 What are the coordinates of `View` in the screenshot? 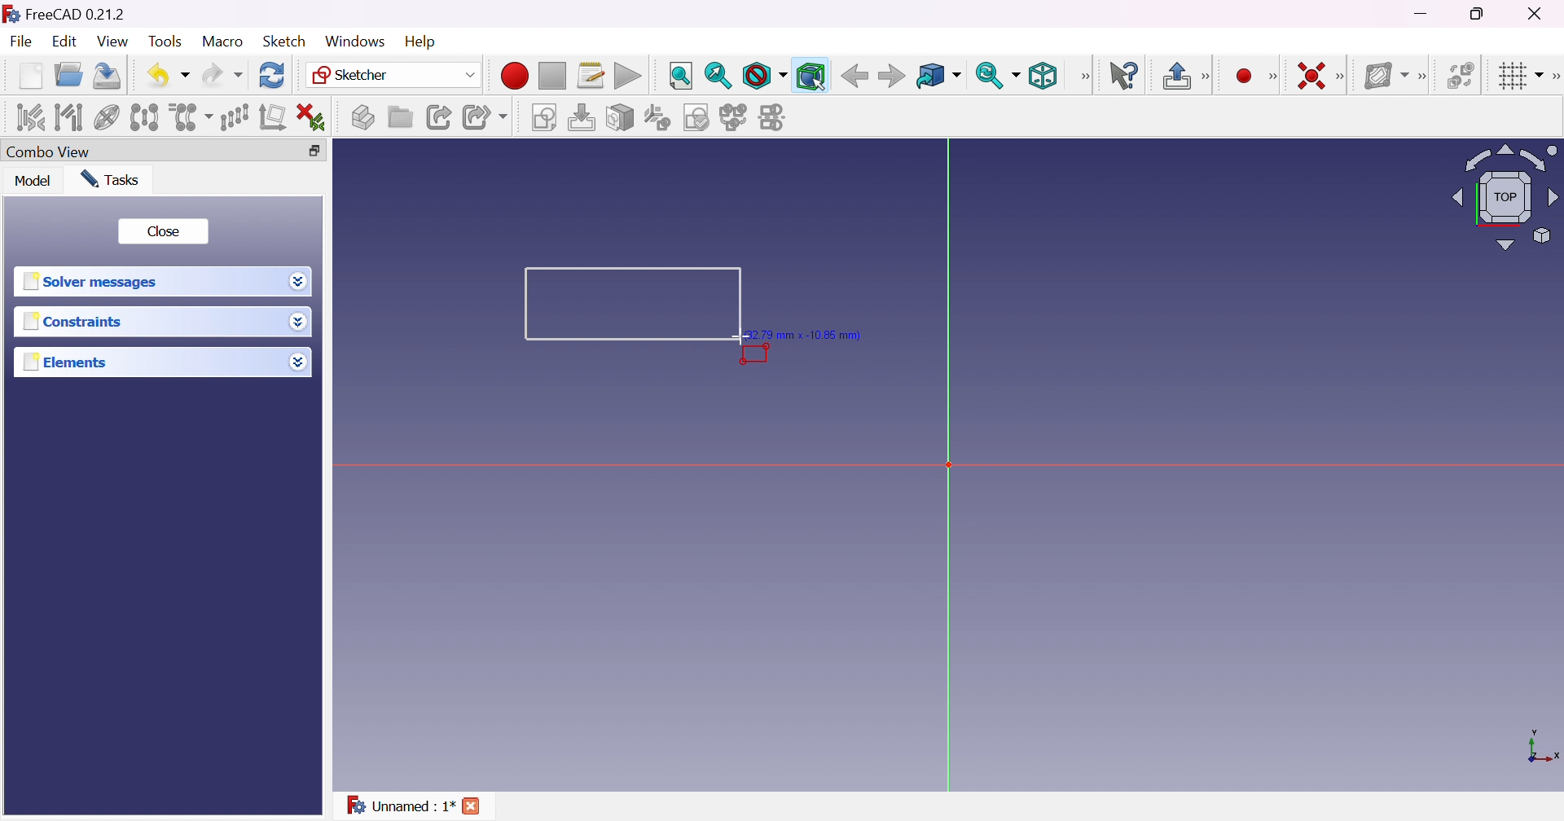 It's located at (1084, 77).